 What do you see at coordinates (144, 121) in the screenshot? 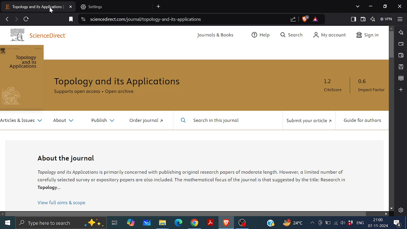
I see `Order journal ` at bounding box center [144, 121].